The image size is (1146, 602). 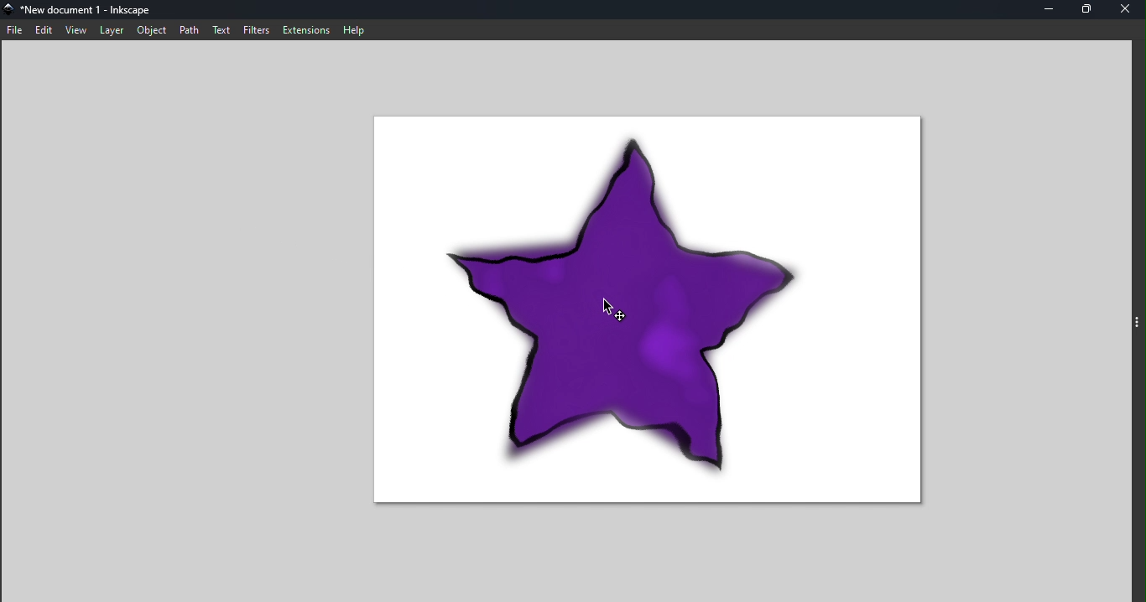 I want to click on View, so click(x=76, y=30).